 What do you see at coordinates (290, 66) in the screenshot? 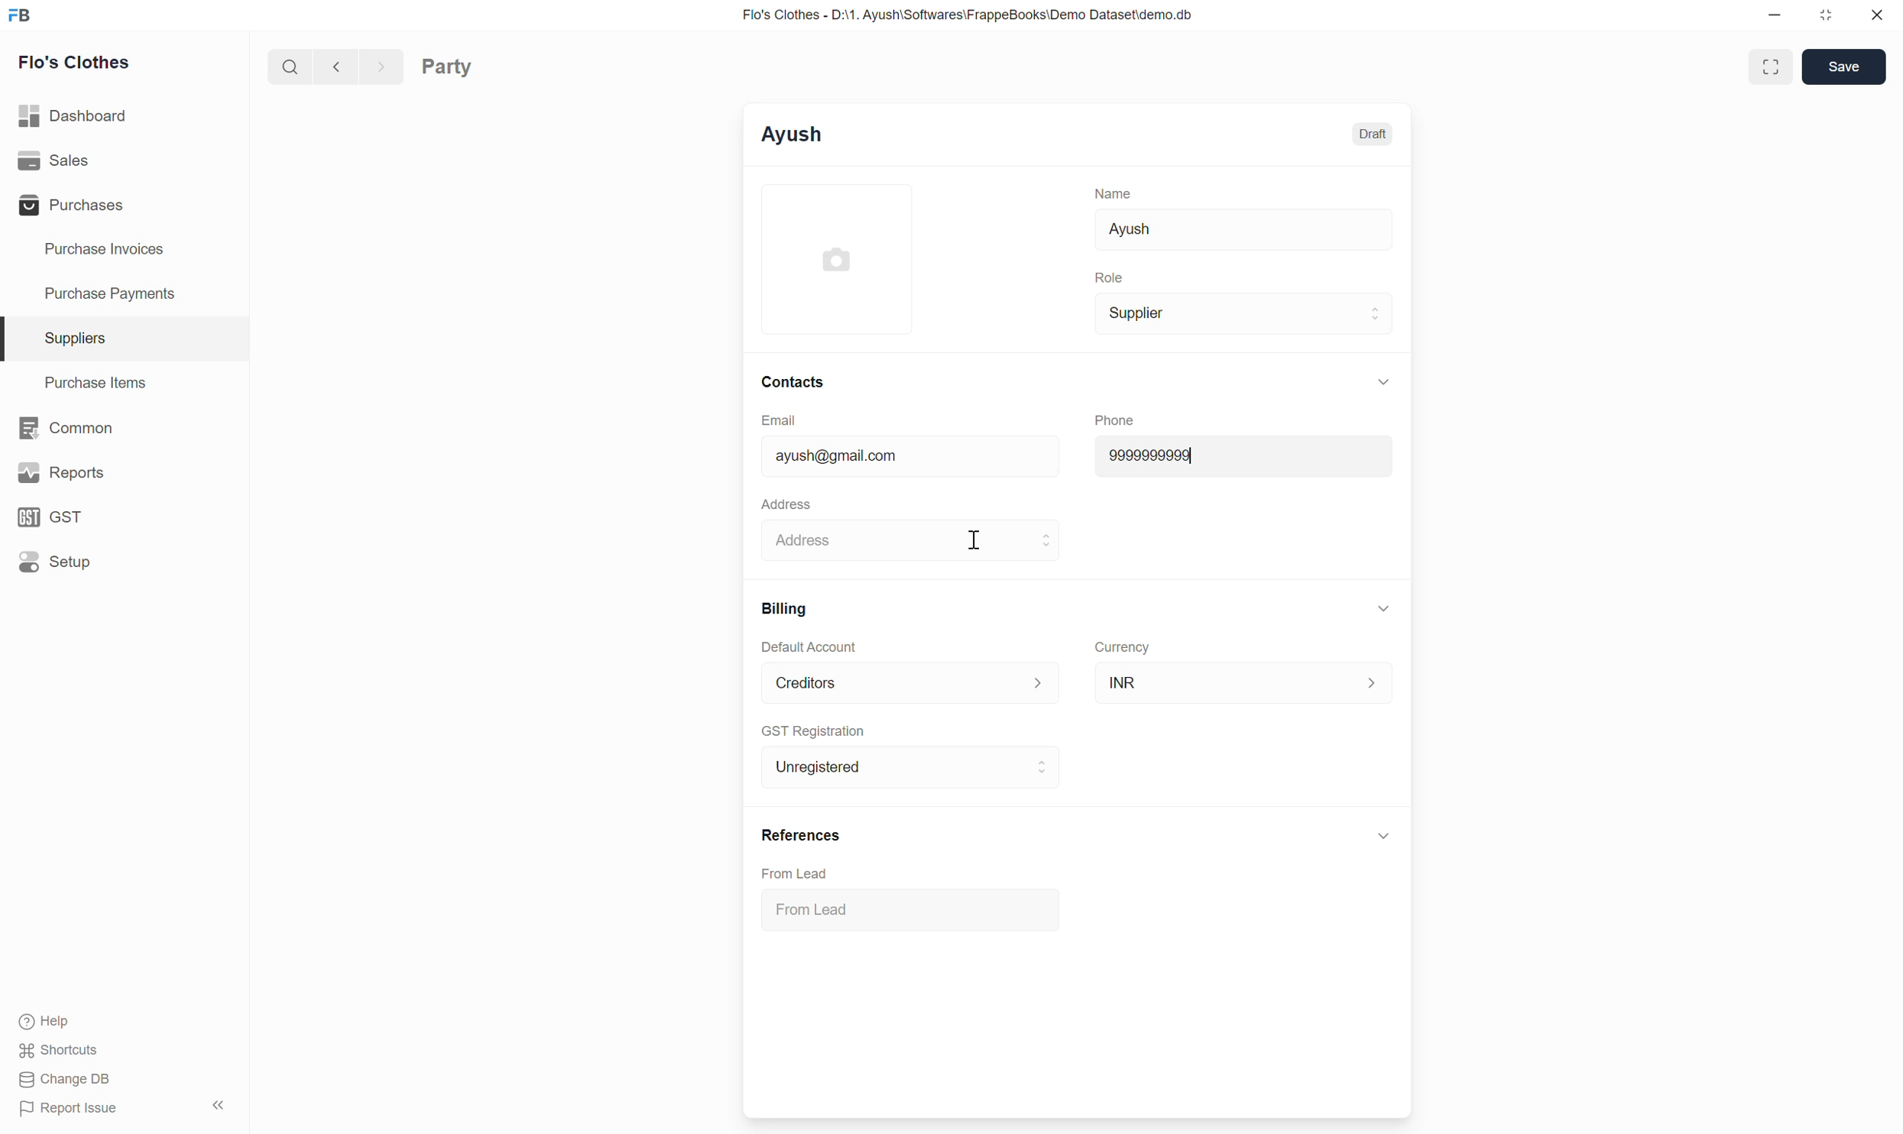
I see `Search` at bounding box center [290, 66].